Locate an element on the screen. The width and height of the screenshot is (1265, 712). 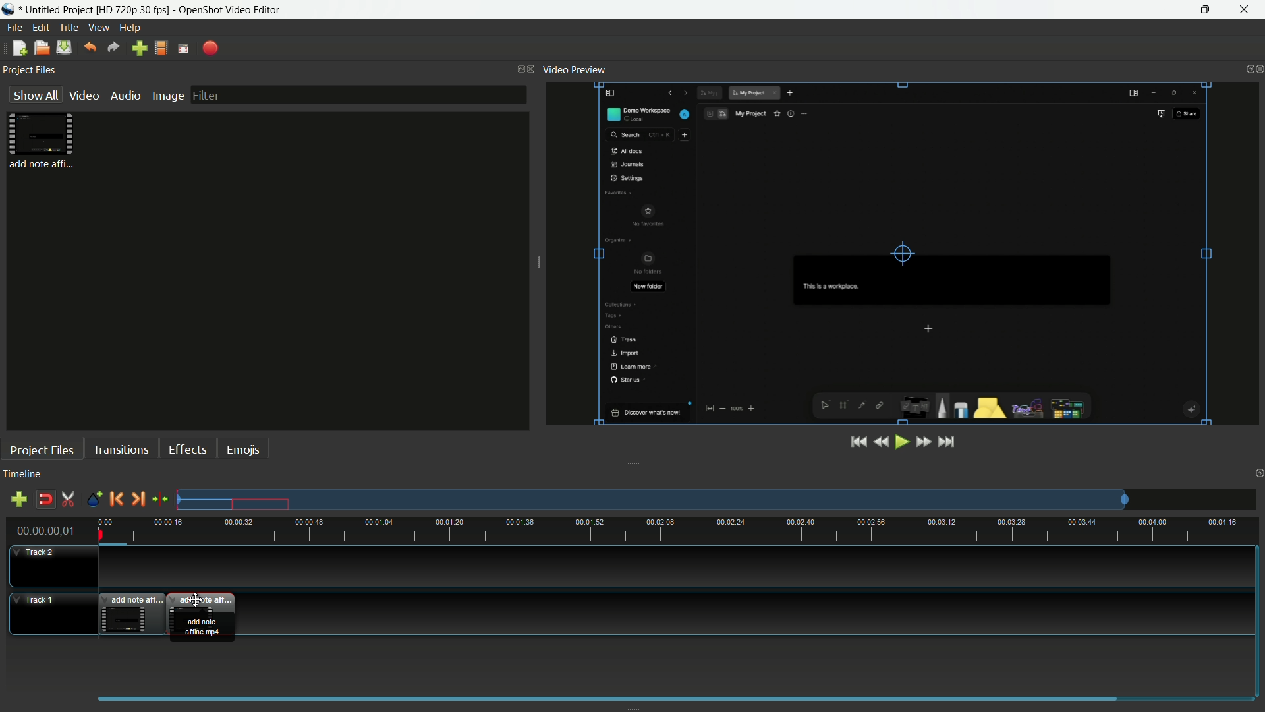
project file is located at coordinates (42, 142).